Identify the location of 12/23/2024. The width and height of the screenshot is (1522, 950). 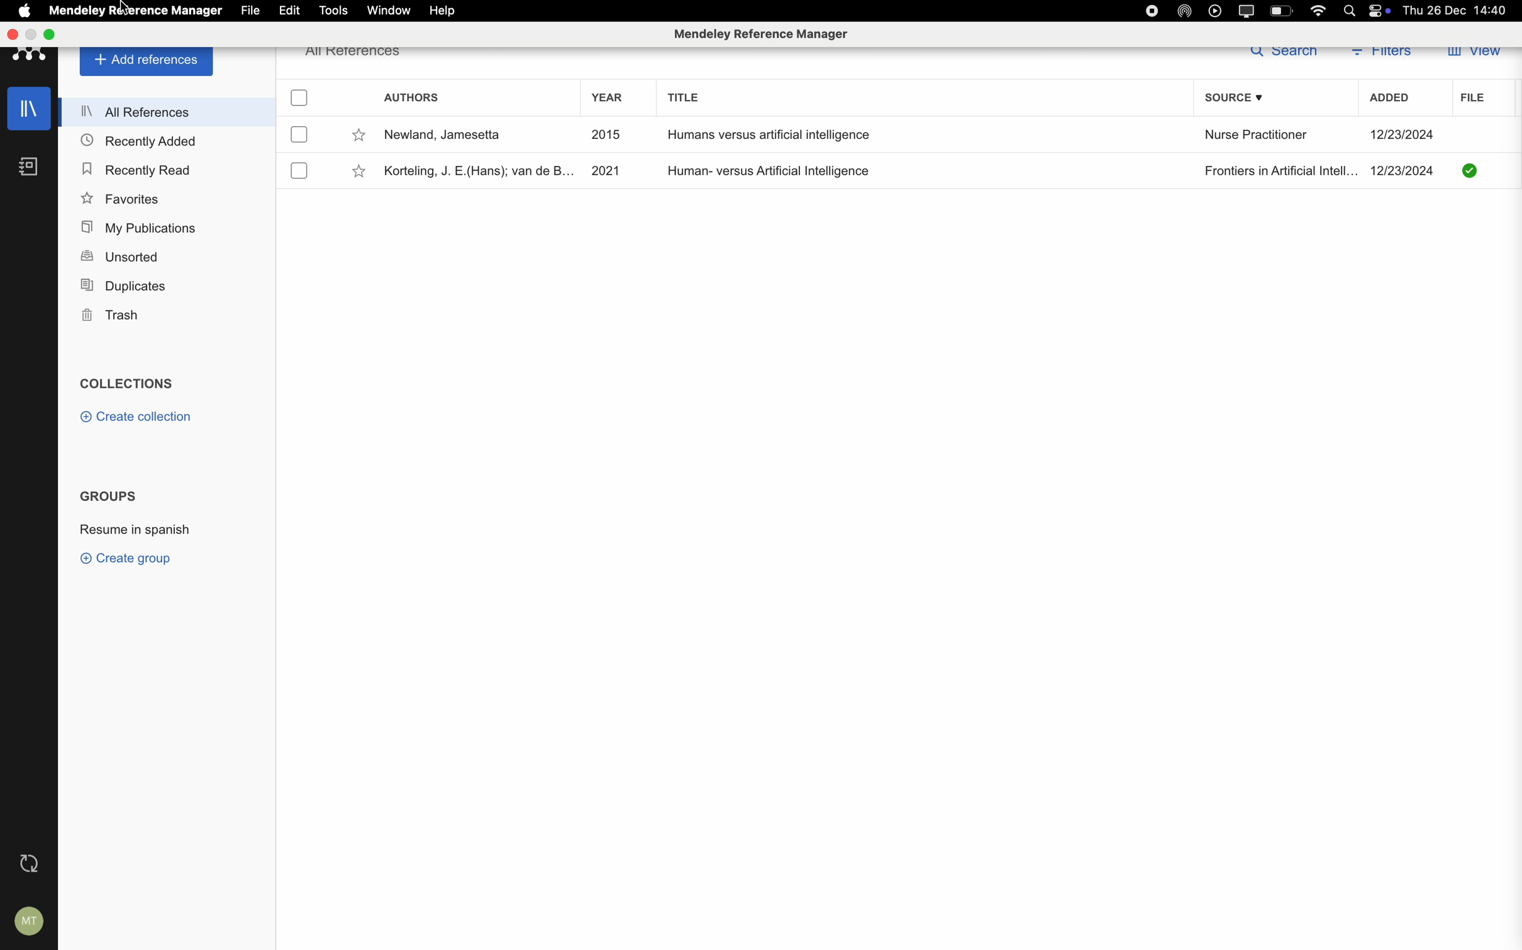
(1403, 171).